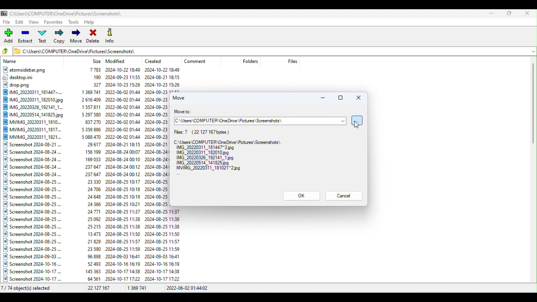 The width and height of the screenshot is (537, 302). I want to click on File address bar, so click(270, 50).